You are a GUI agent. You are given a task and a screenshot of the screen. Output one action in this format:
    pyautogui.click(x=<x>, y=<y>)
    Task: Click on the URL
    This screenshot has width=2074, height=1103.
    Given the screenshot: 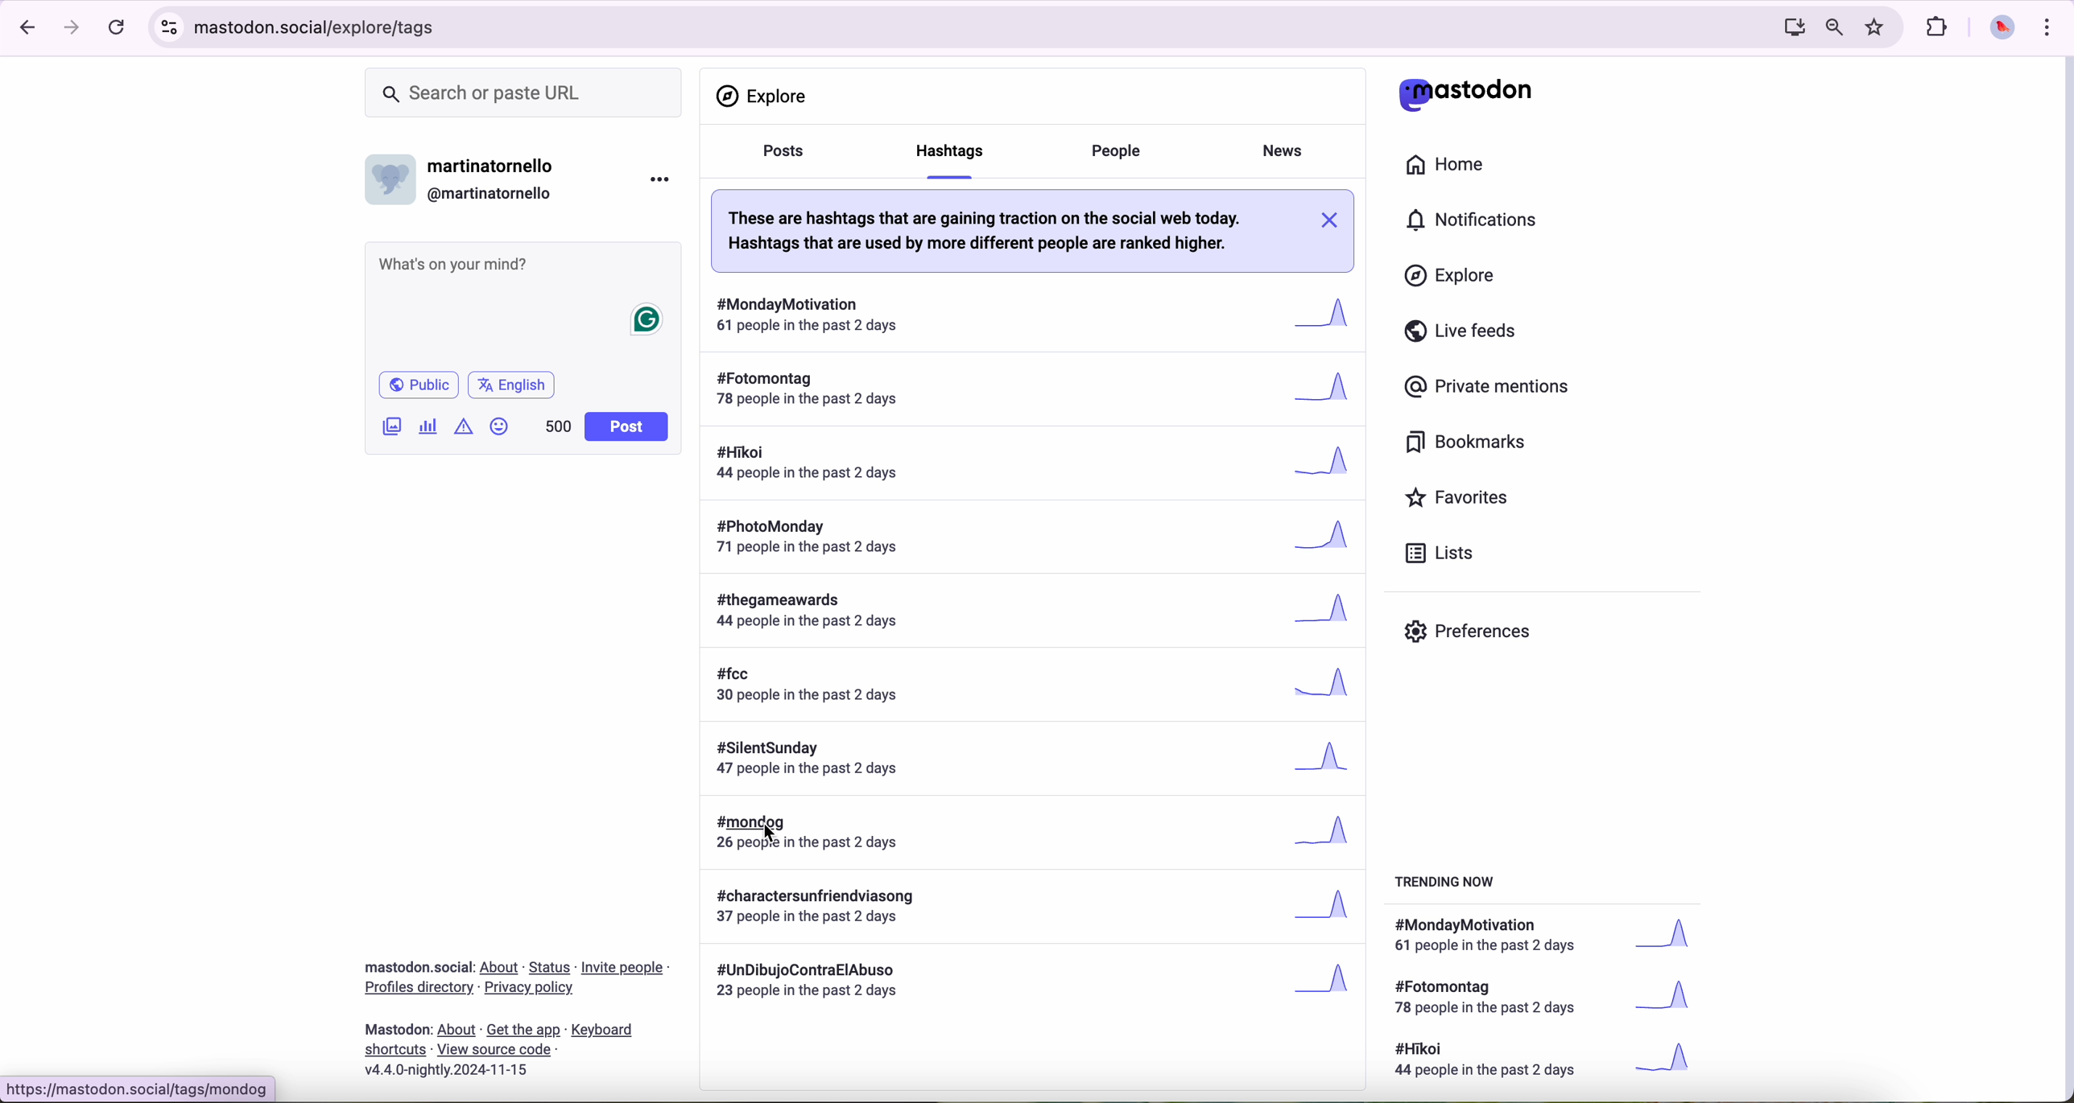 What is the action you would take?
    pyautogui.click(x=136, y=1089)
    